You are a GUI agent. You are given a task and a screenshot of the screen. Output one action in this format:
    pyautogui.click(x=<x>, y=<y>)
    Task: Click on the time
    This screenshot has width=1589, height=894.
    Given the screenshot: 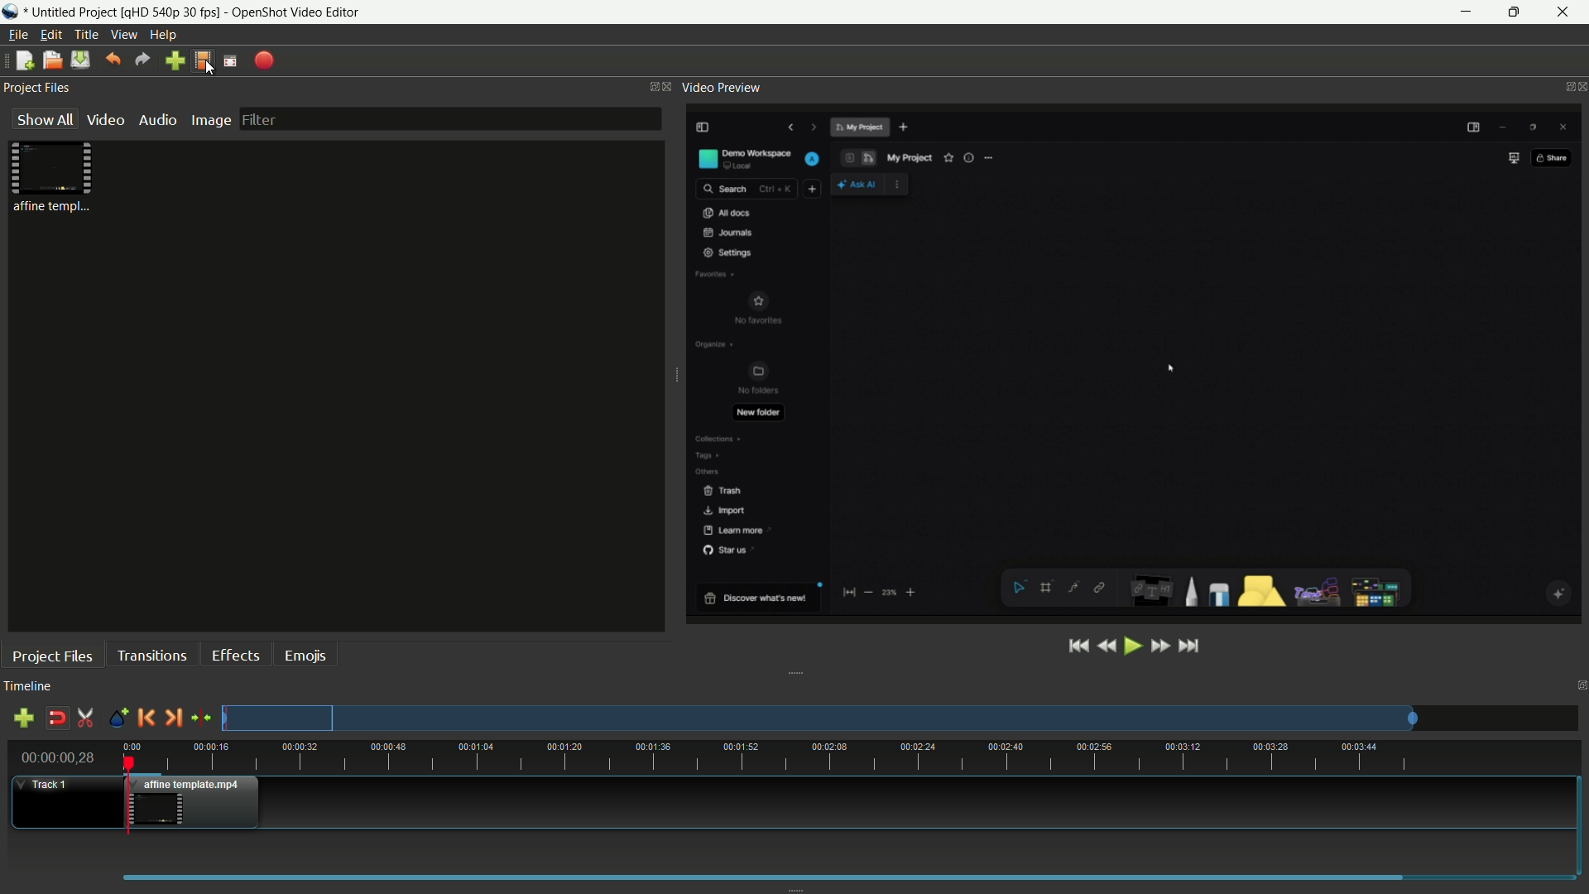 What is the action you would take?
    pyautogui.click(x=856, y=757)
    